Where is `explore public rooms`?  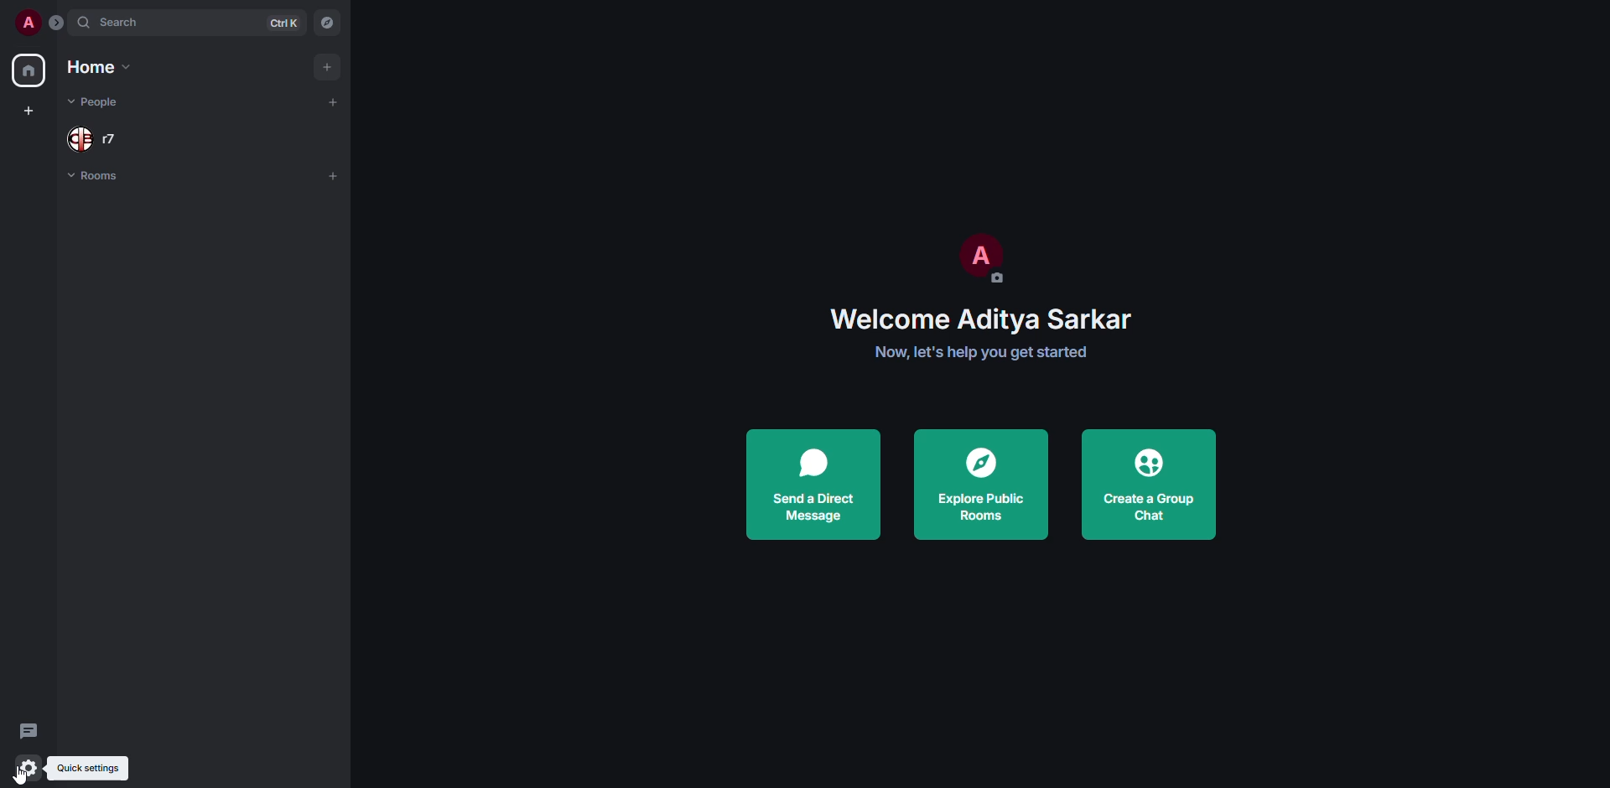 explore public rooms is located at coordinates (983, 485).